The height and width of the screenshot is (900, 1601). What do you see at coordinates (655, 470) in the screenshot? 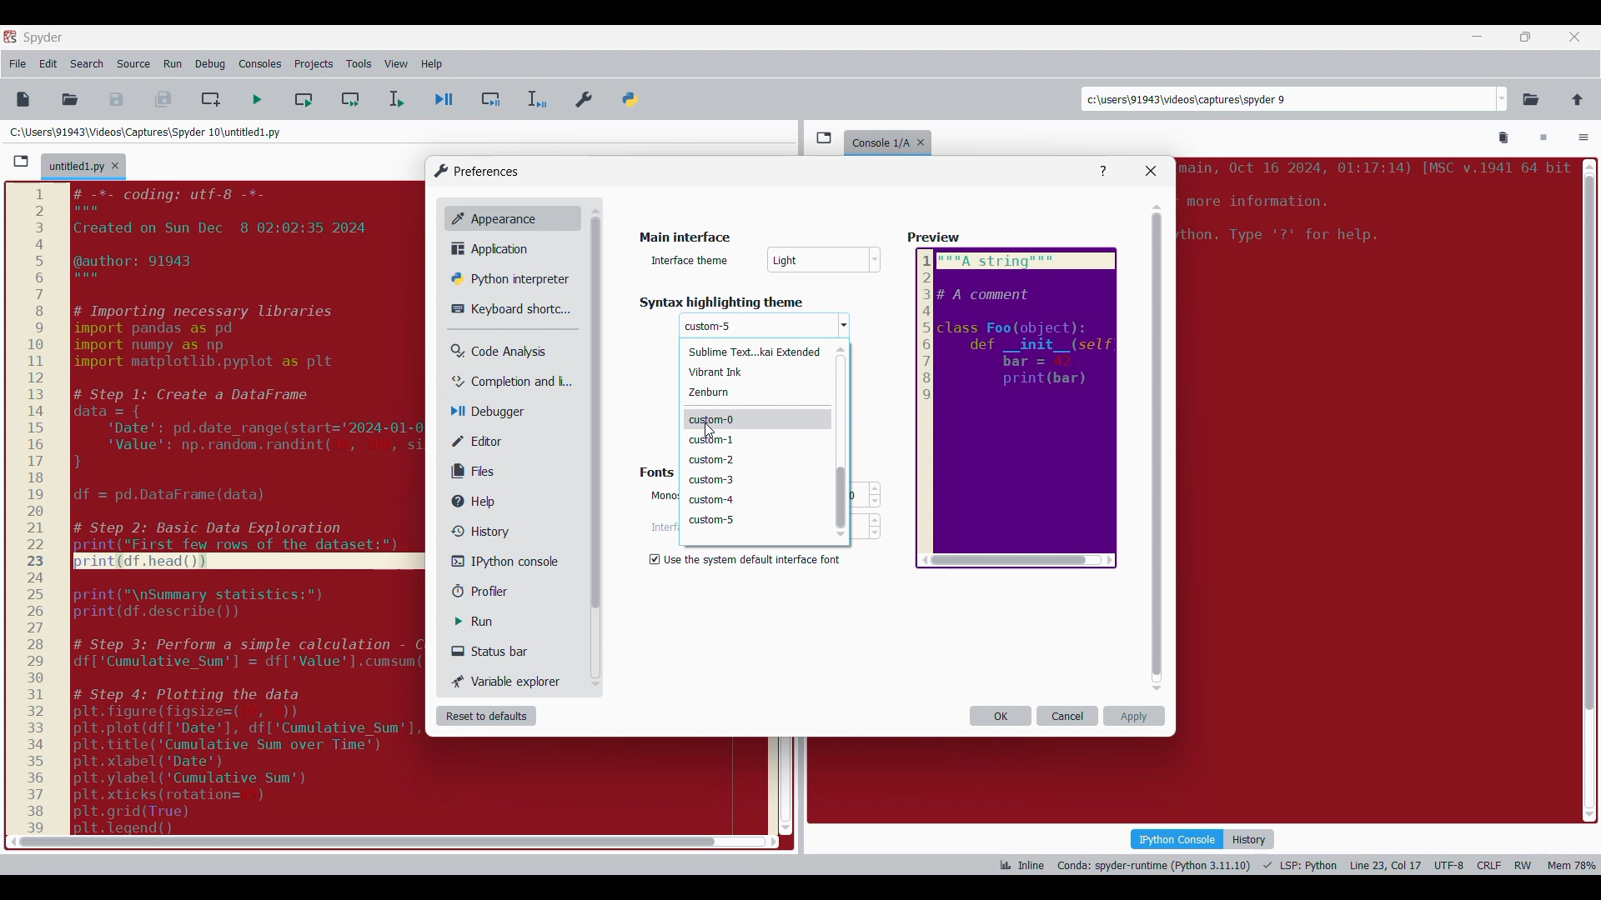
I see `fonts` at bounding box center [655, 470].